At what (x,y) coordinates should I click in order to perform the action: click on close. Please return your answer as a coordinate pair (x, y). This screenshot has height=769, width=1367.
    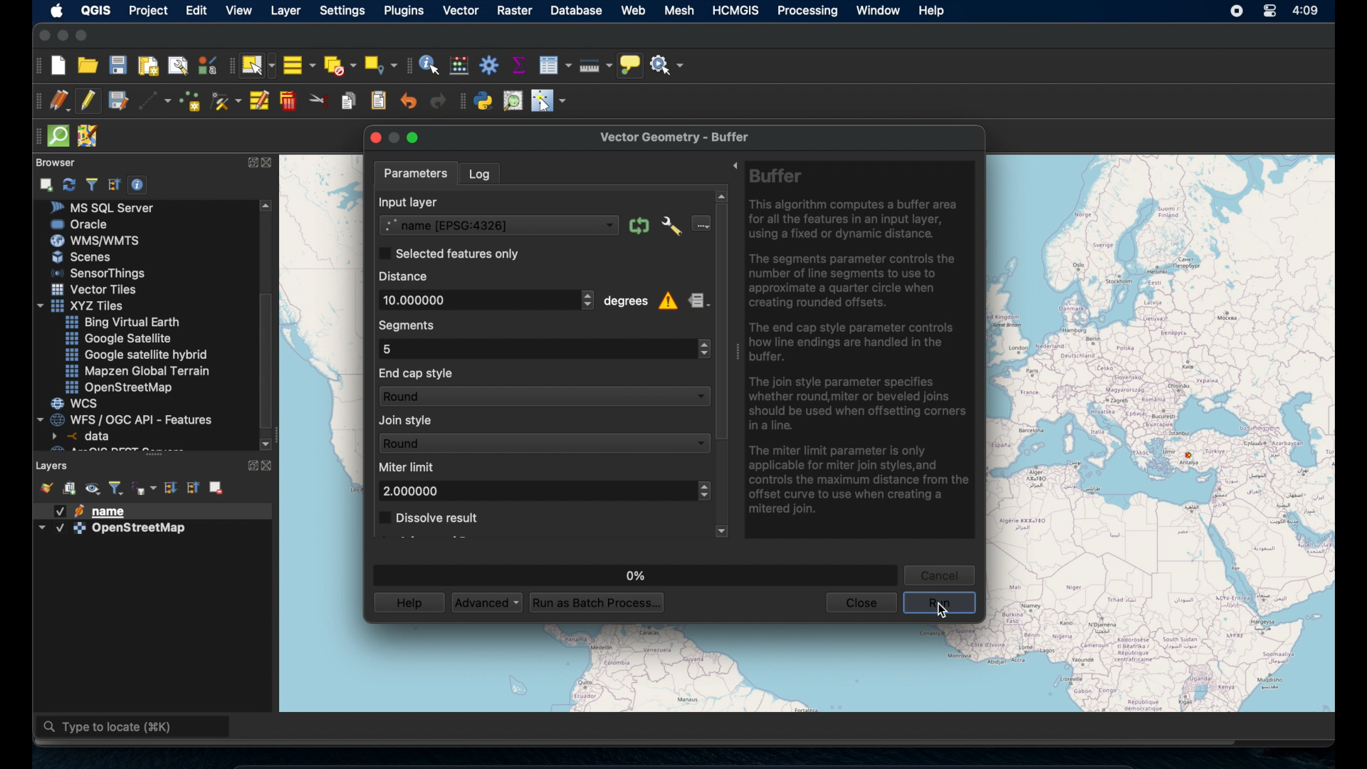
    Looking at the image, I should click on (42, 36).